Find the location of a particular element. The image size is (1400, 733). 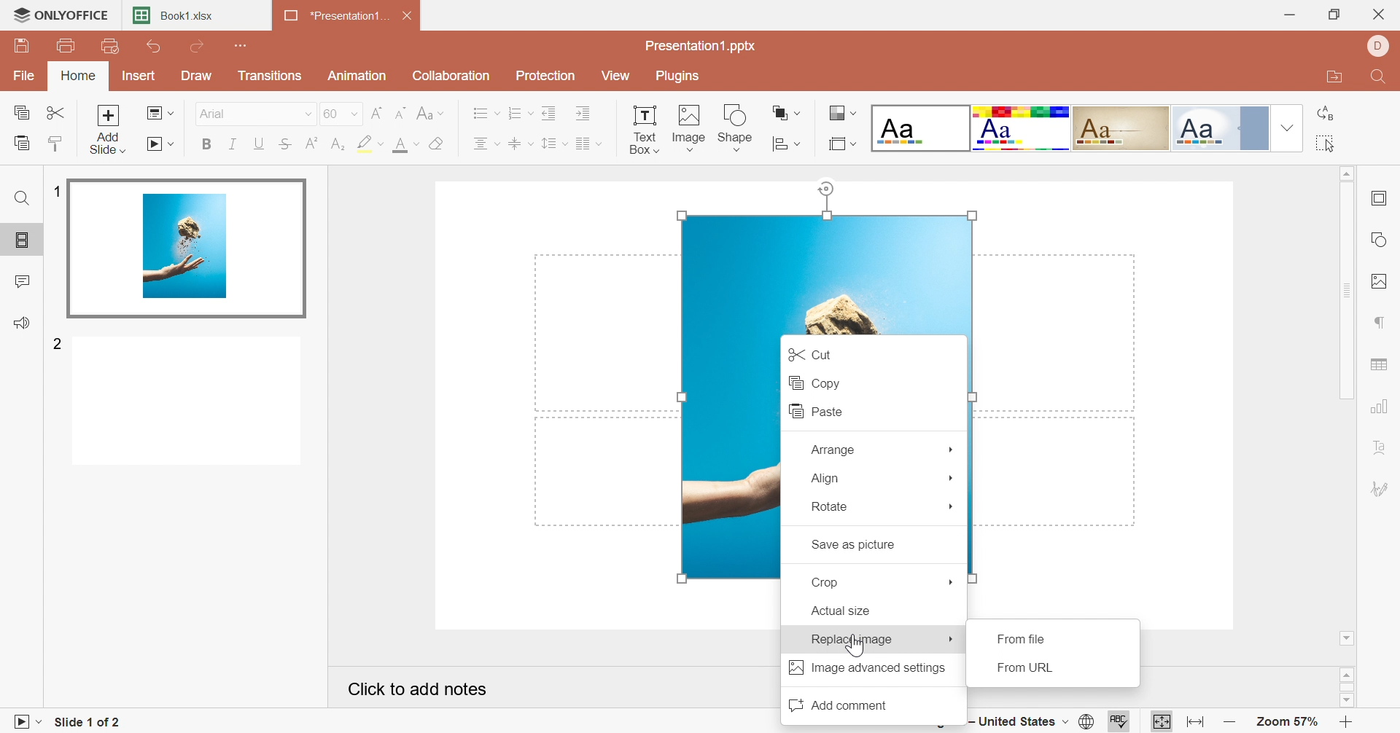

Replace image is located at coordinates (851, 638).